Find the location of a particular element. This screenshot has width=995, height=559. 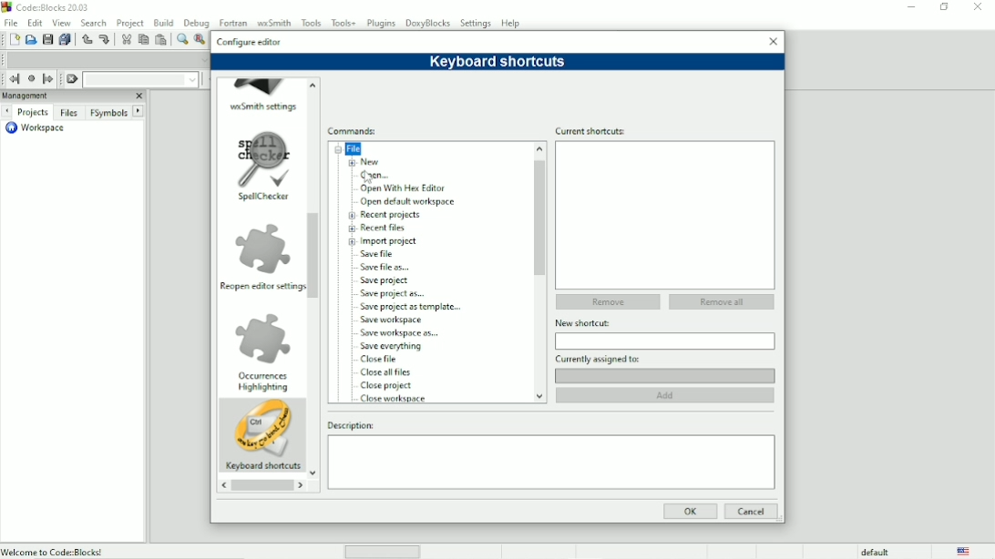

Build is located at coordinates (163, 23).